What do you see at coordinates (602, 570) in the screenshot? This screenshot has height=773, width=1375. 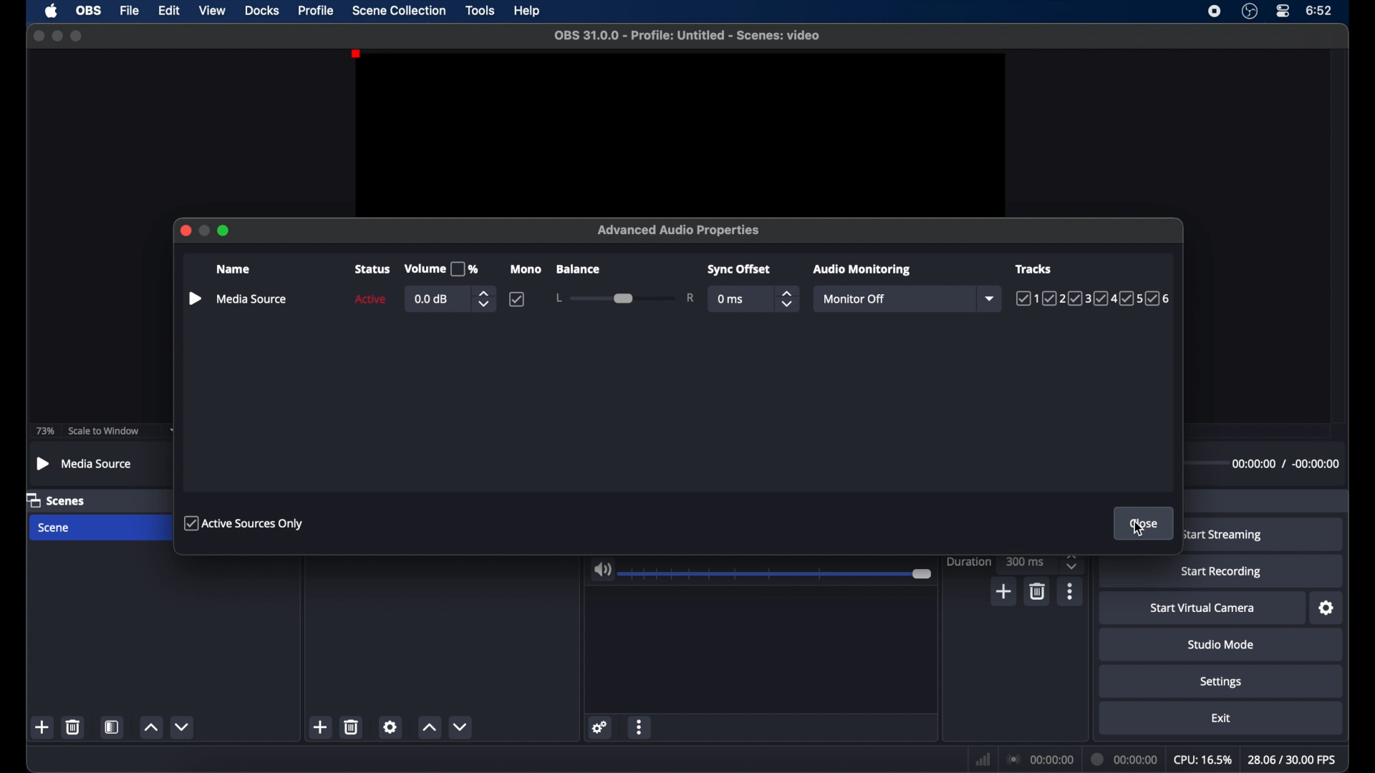 I see `volume` at bounding box center [602, 570].